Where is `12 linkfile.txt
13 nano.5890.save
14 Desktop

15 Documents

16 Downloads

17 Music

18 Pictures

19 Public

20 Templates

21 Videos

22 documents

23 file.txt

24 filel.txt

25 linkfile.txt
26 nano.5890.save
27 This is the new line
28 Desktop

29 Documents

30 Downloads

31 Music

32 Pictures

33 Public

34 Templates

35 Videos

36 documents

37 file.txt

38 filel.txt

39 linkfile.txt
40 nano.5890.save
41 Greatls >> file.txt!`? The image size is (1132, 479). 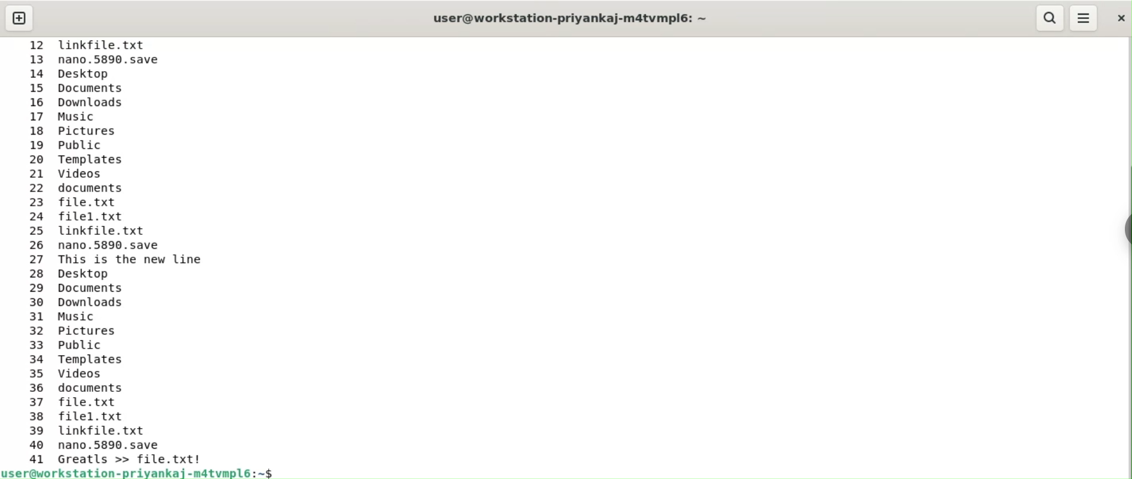
12 linkfile.txt
13 nano.5890.save
14 Desktop

15 Documents

16 Downloads

17 Music

18 Pictures

19 Public

20 Templates

21 Videos

22 documents

23 file.txt

24 filel.txt

25 linkfile.txt
26 nano.5890.save
27 This is the new line
28 Desktop

29 Documents

30 Downloads

31 Music

32 Pictures

33 Public

34 Templates

35 Videos

36 documents

37 file.txt

38 filel.txt

39 linkfile.txt
40 nano.5890.save
41 Greatls >> file.txt! is located at coordinates (114, 252).